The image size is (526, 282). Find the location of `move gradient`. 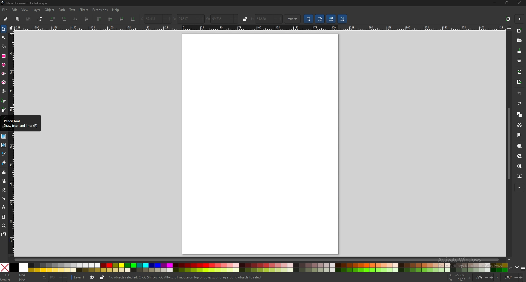

move gradient is located at coordinates (331, 19).